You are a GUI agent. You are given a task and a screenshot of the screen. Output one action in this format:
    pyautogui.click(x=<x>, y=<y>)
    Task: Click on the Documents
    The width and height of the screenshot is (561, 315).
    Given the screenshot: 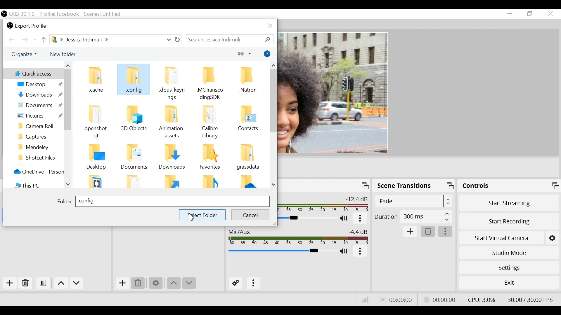 What is the action you would take?
    pyautogui.click(x=38, y=106)
    